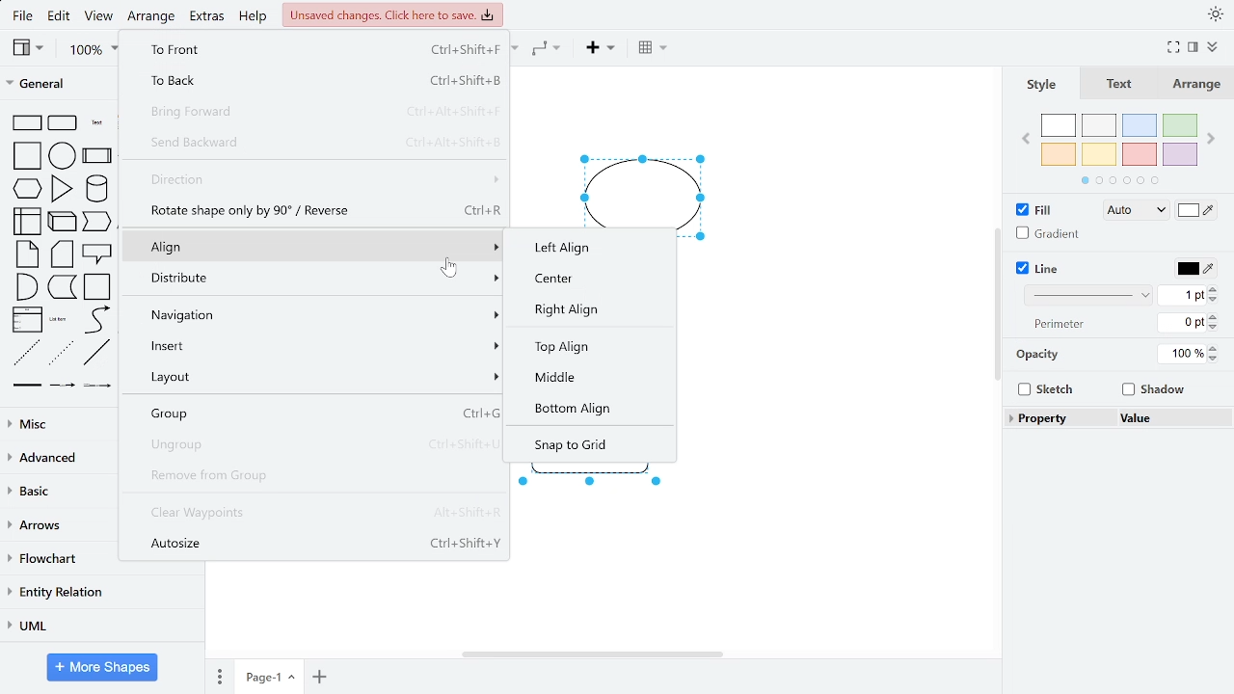 This screenshot has height=694, width=1234. Describe the element at coordinates (62, 288) in the screenshot. I see `step` at that location.